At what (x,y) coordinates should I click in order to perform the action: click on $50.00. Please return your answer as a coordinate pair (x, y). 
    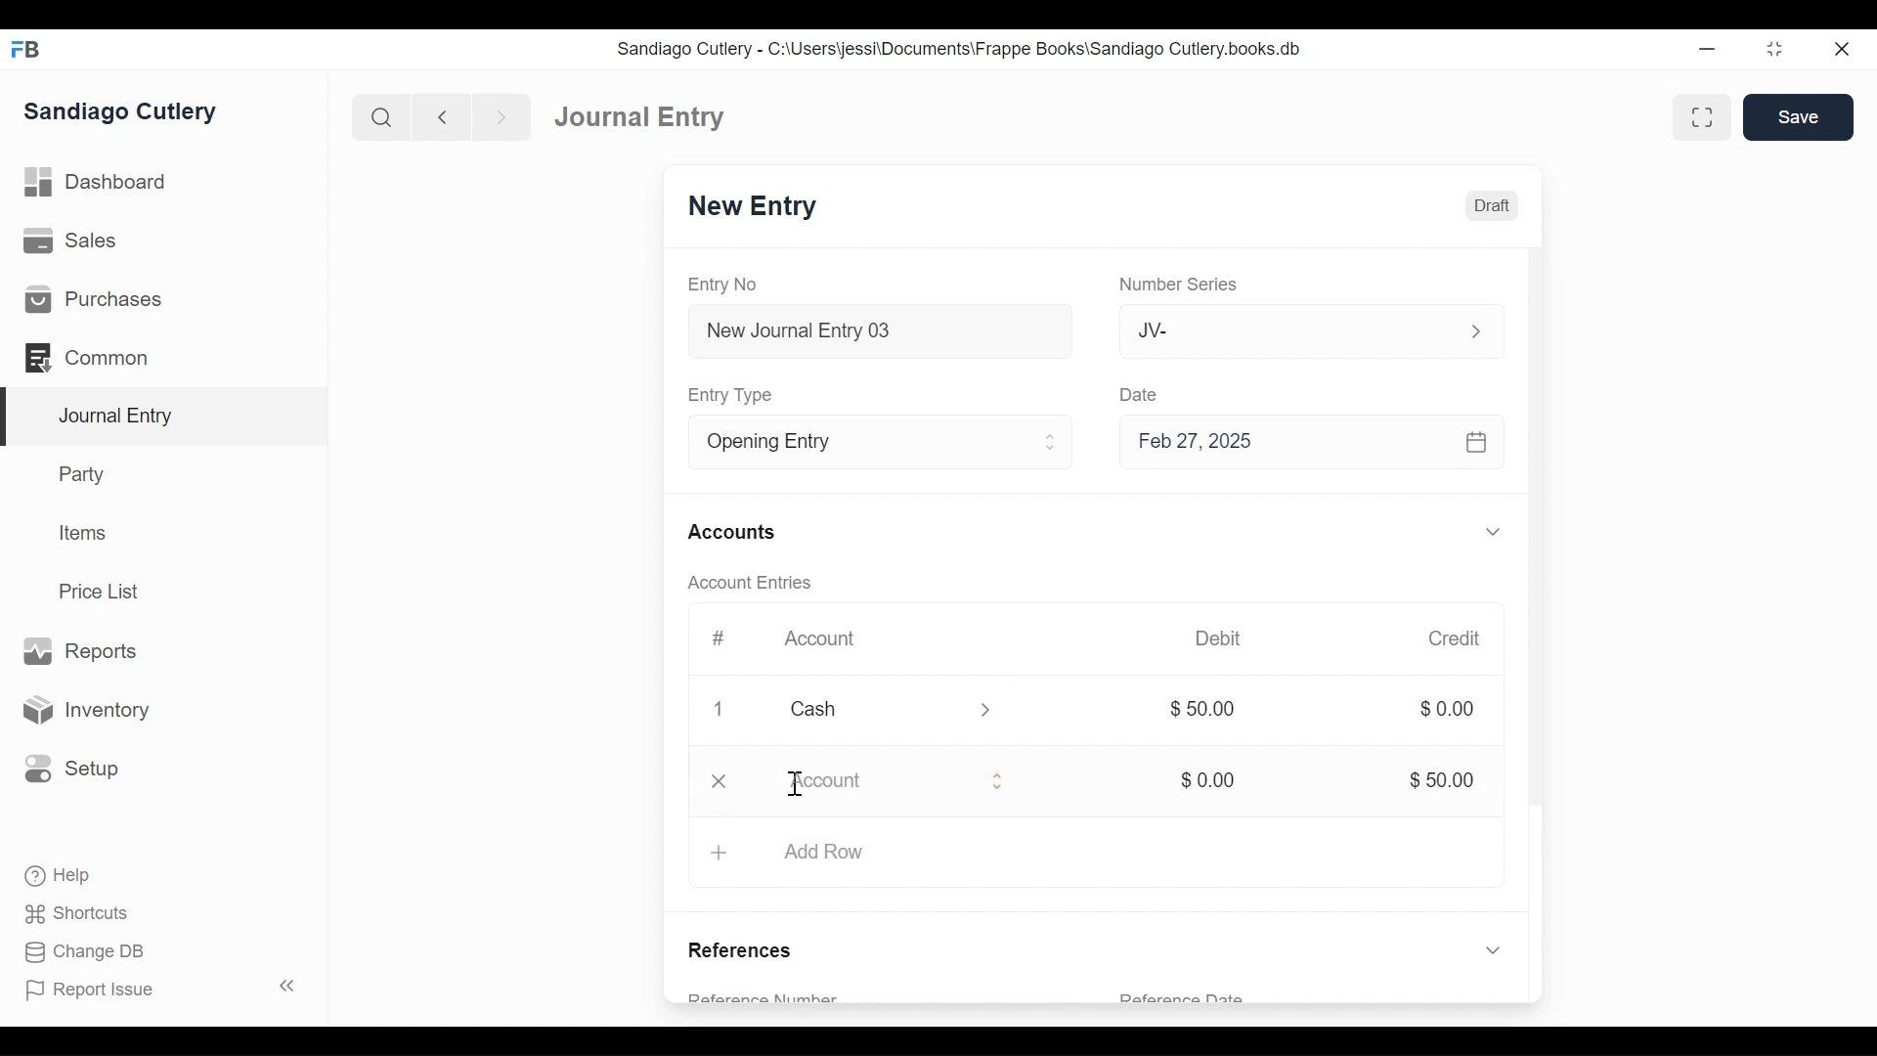
    Looking at the image, I should click on (1212, 709).